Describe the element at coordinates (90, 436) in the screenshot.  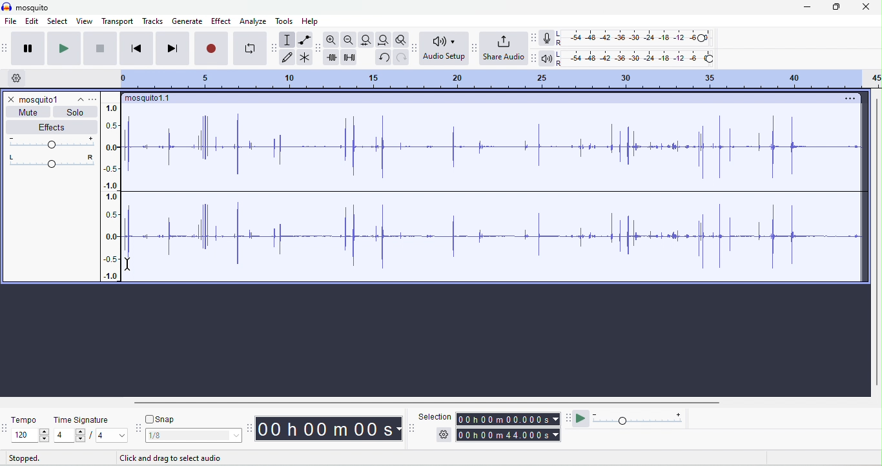
I see `select time signature` at that location.